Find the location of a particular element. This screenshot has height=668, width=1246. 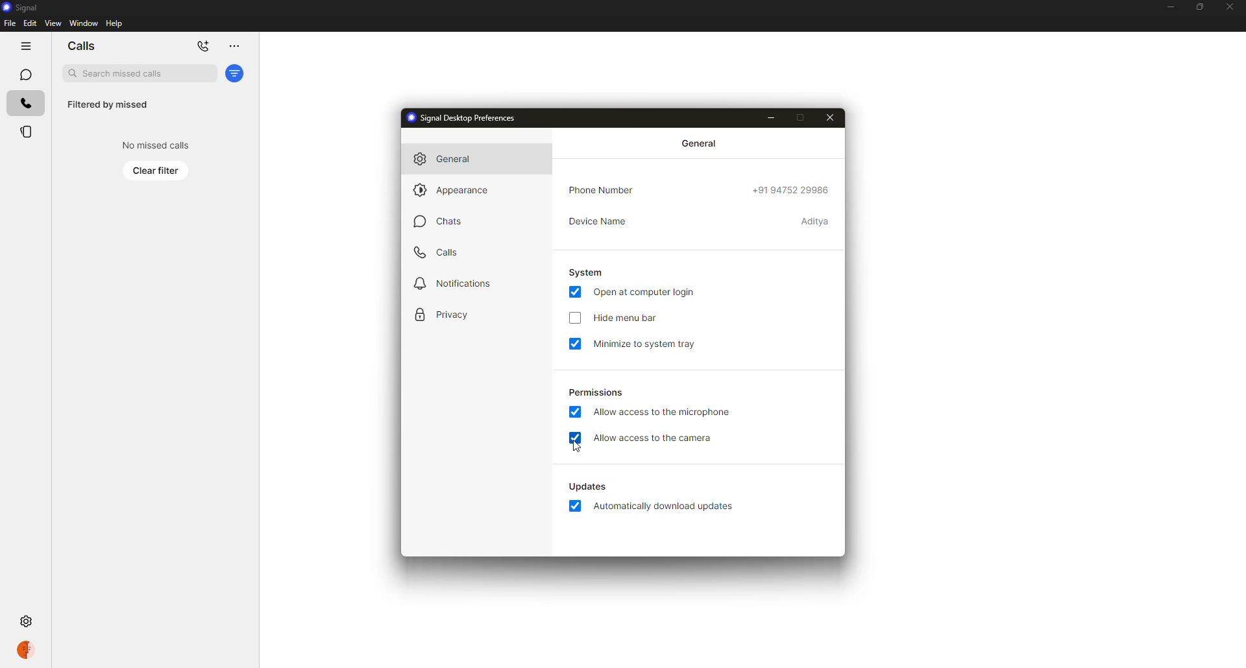

enabled is located at coordinates (574, 505).